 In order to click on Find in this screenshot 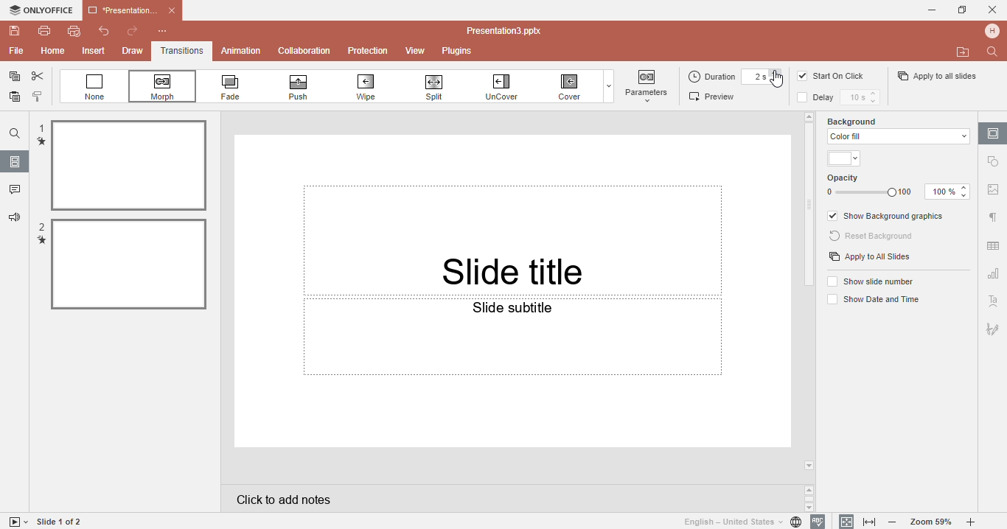, I will do `click(994, 52)`.